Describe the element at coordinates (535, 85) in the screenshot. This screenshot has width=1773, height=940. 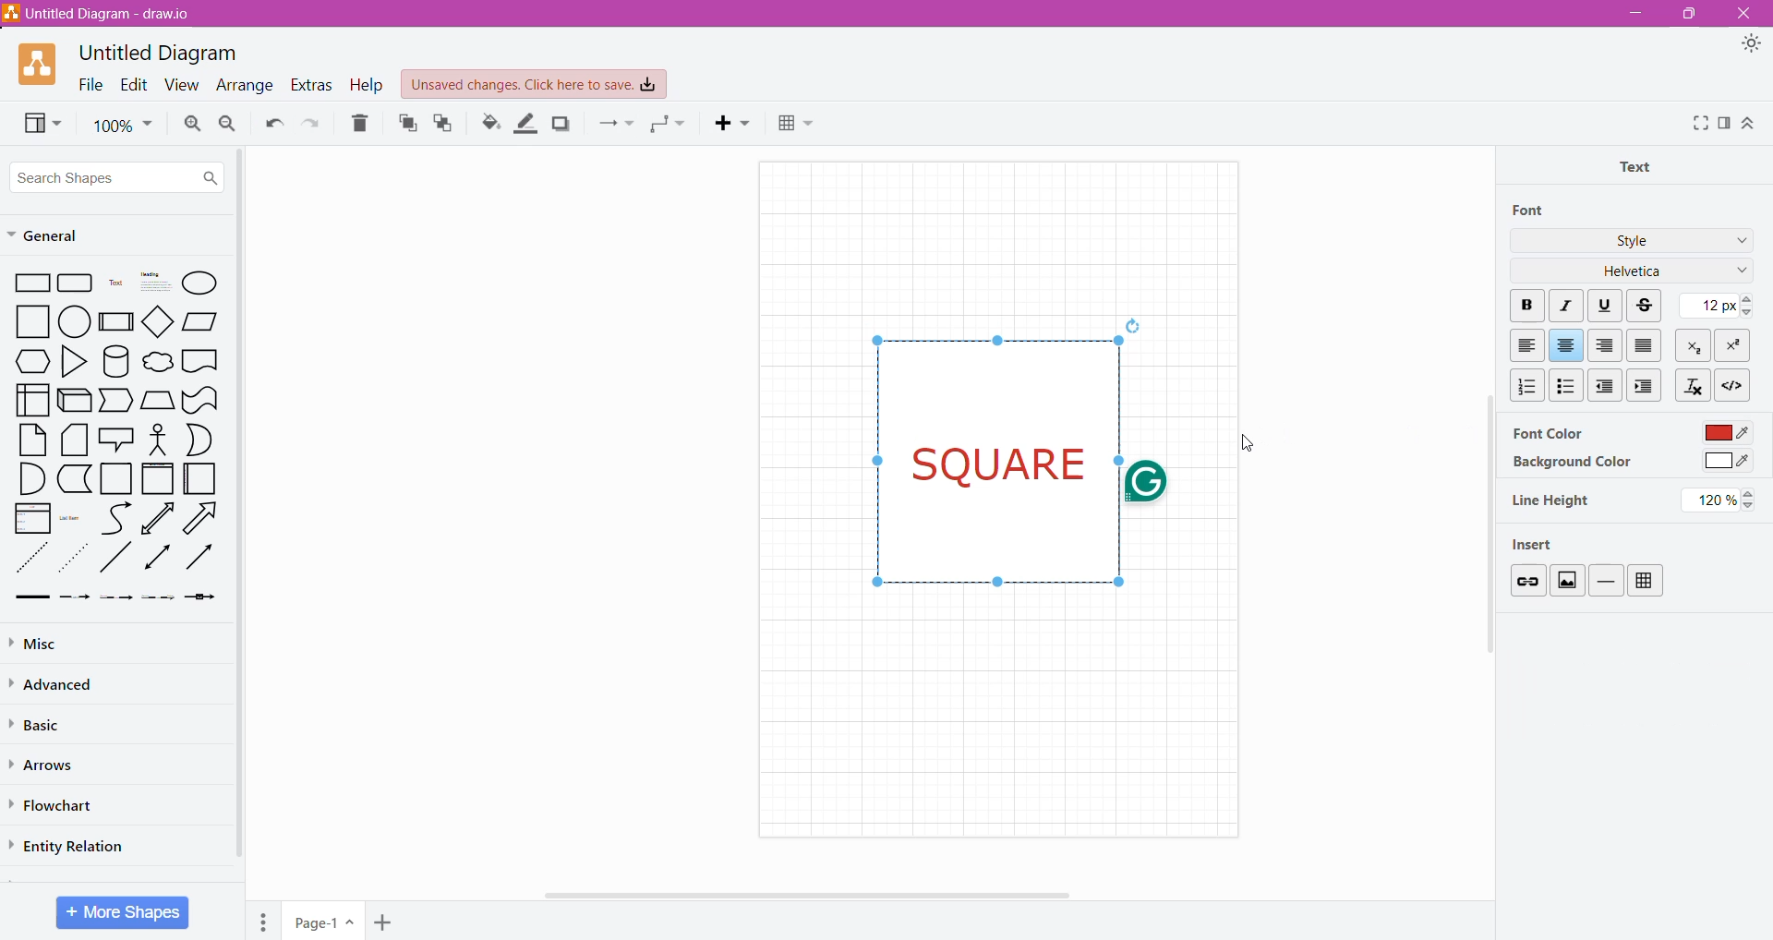
I see `Unsaved Changes. Click here to save` at that location.